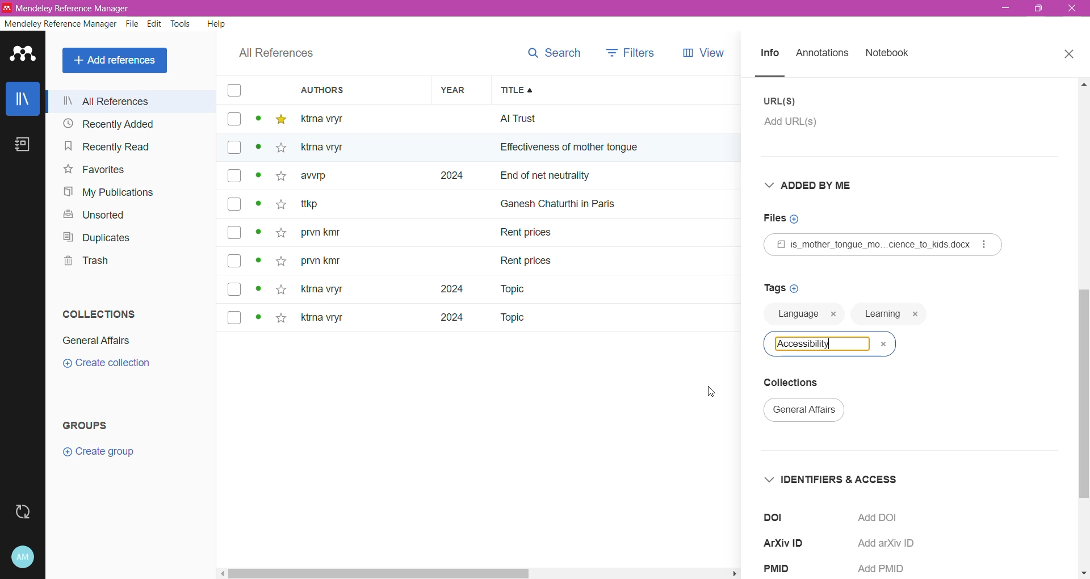 The image size is (1090, 579). Describe the element at coordinates (233, 91) in the screenshot. I see `box` at that location.